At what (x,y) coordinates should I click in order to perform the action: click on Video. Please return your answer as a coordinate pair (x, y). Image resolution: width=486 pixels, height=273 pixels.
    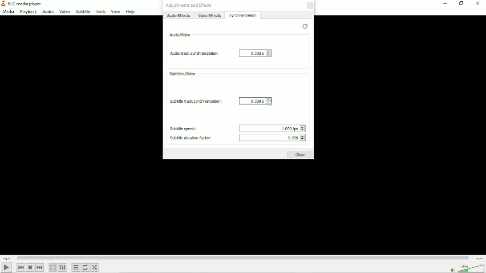
    Looking at the image, I should click on (64, 11).